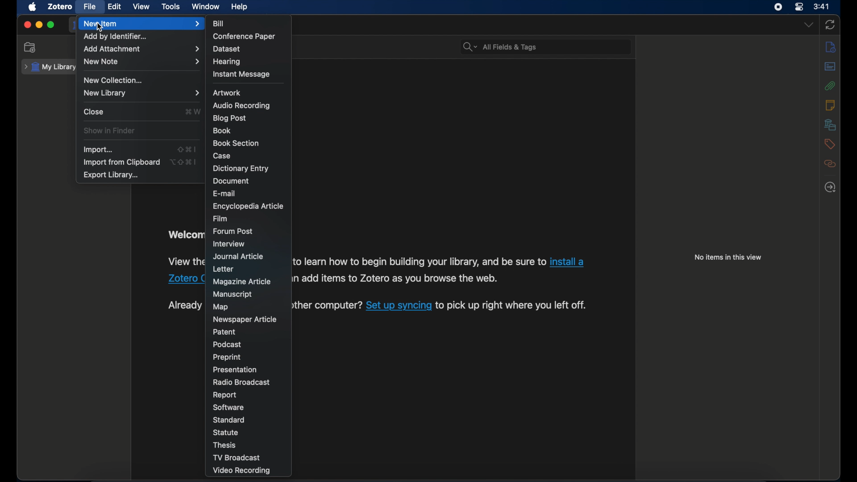 The width and height of the screenshot is (857, 482). What do you see at coordinates (142, 50) in the screenshot?
I see `add attachment` at bounding box center [142, 50].